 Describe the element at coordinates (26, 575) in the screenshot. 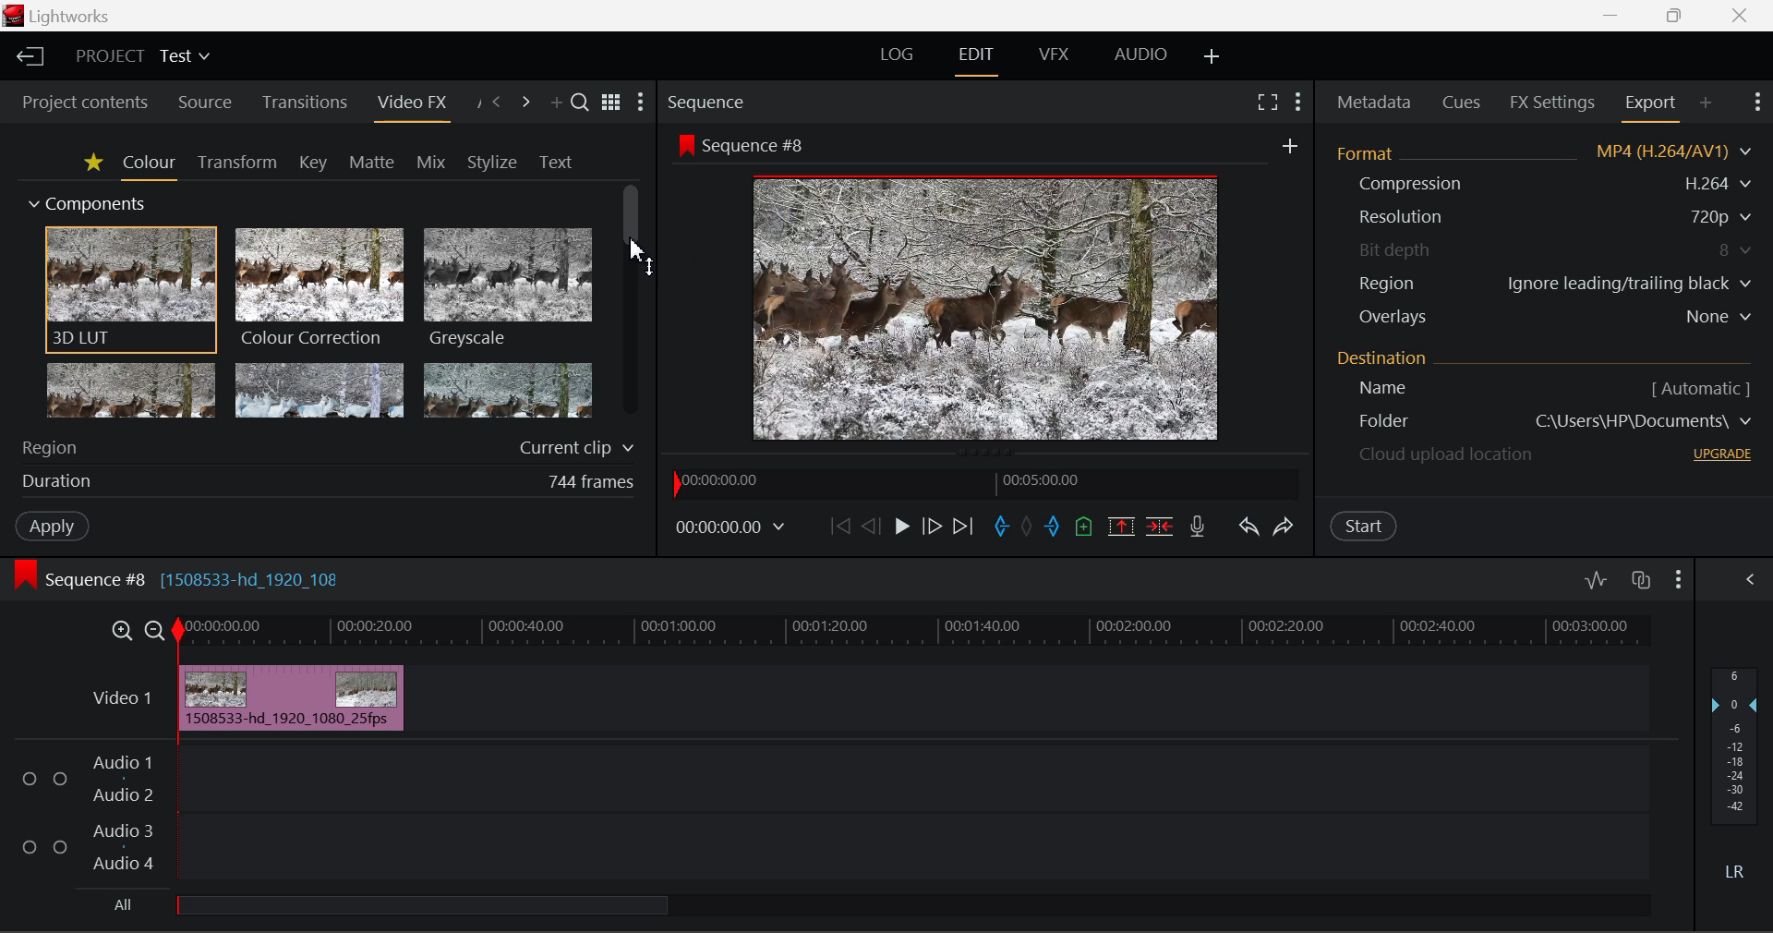

I see `icon` at that location.